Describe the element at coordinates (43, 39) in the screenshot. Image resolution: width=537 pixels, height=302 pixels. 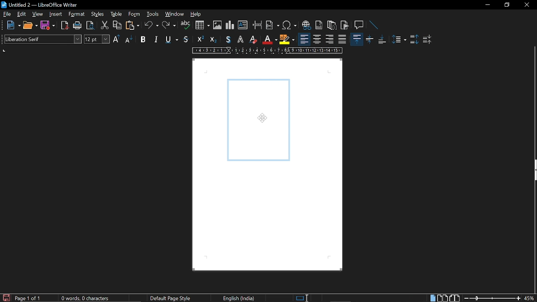
I see `text style` at that location.